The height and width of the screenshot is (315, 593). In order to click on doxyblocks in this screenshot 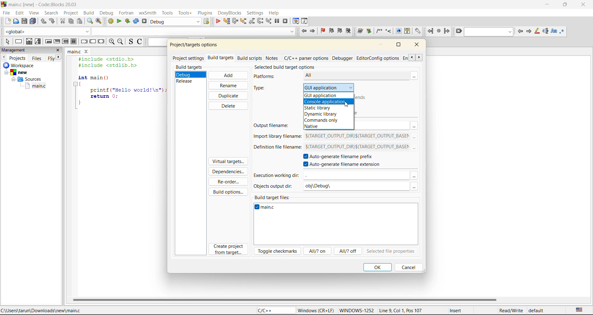, I will do `click(229, 13)`.